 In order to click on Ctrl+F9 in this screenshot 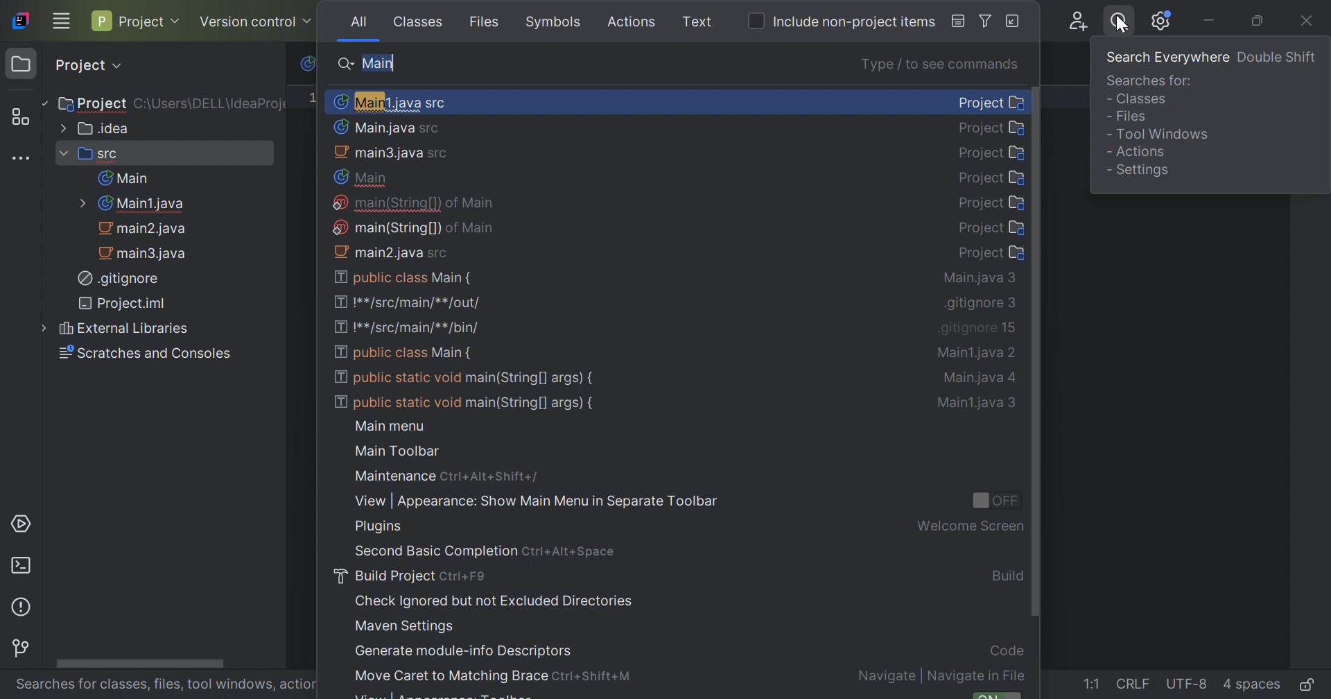, I will do `click(464, 577)`.